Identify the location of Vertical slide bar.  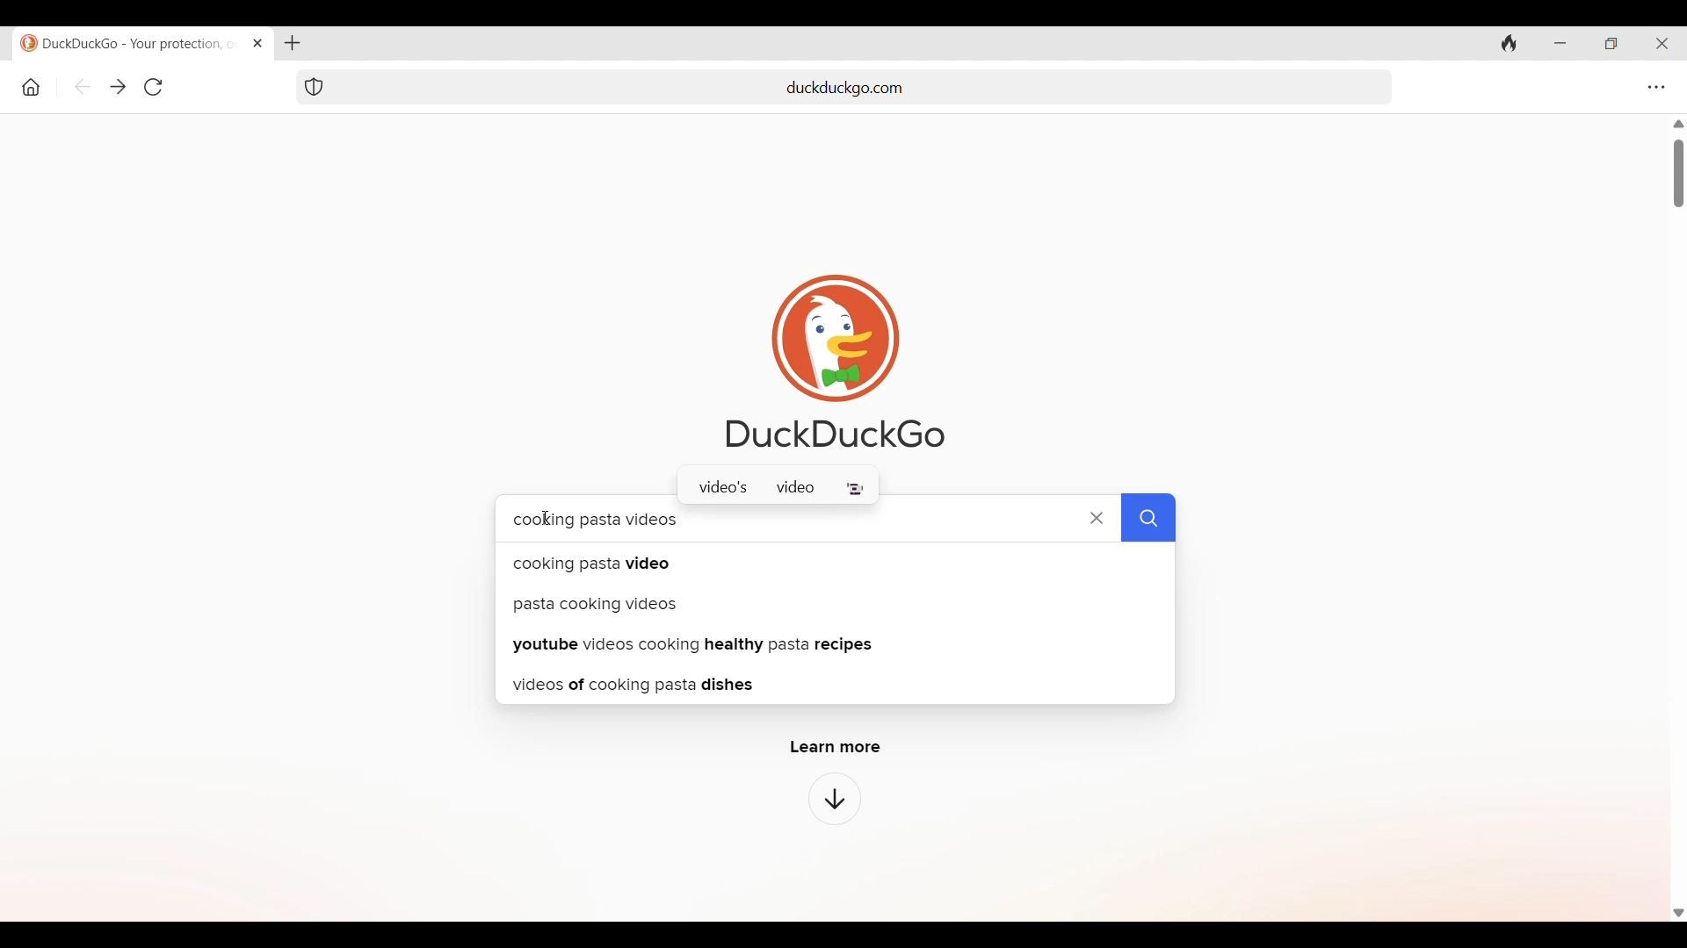
(1678, 174).